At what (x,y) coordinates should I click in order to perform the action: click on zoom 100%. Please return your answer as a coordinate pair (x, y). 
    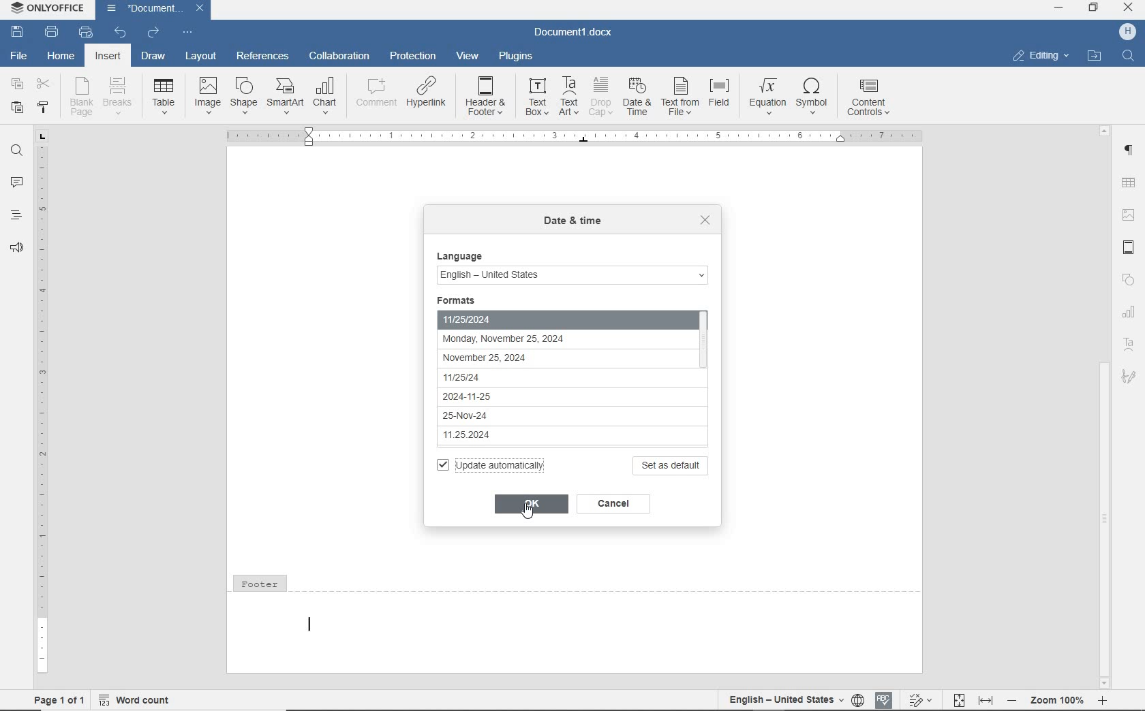
    Looking at the image, I should click on (1056, 699).